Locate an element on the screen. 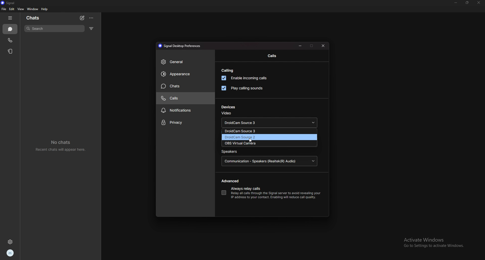 The height and width of the screenshot is (260, 485). hide tab is located at coordinates (11, 18).